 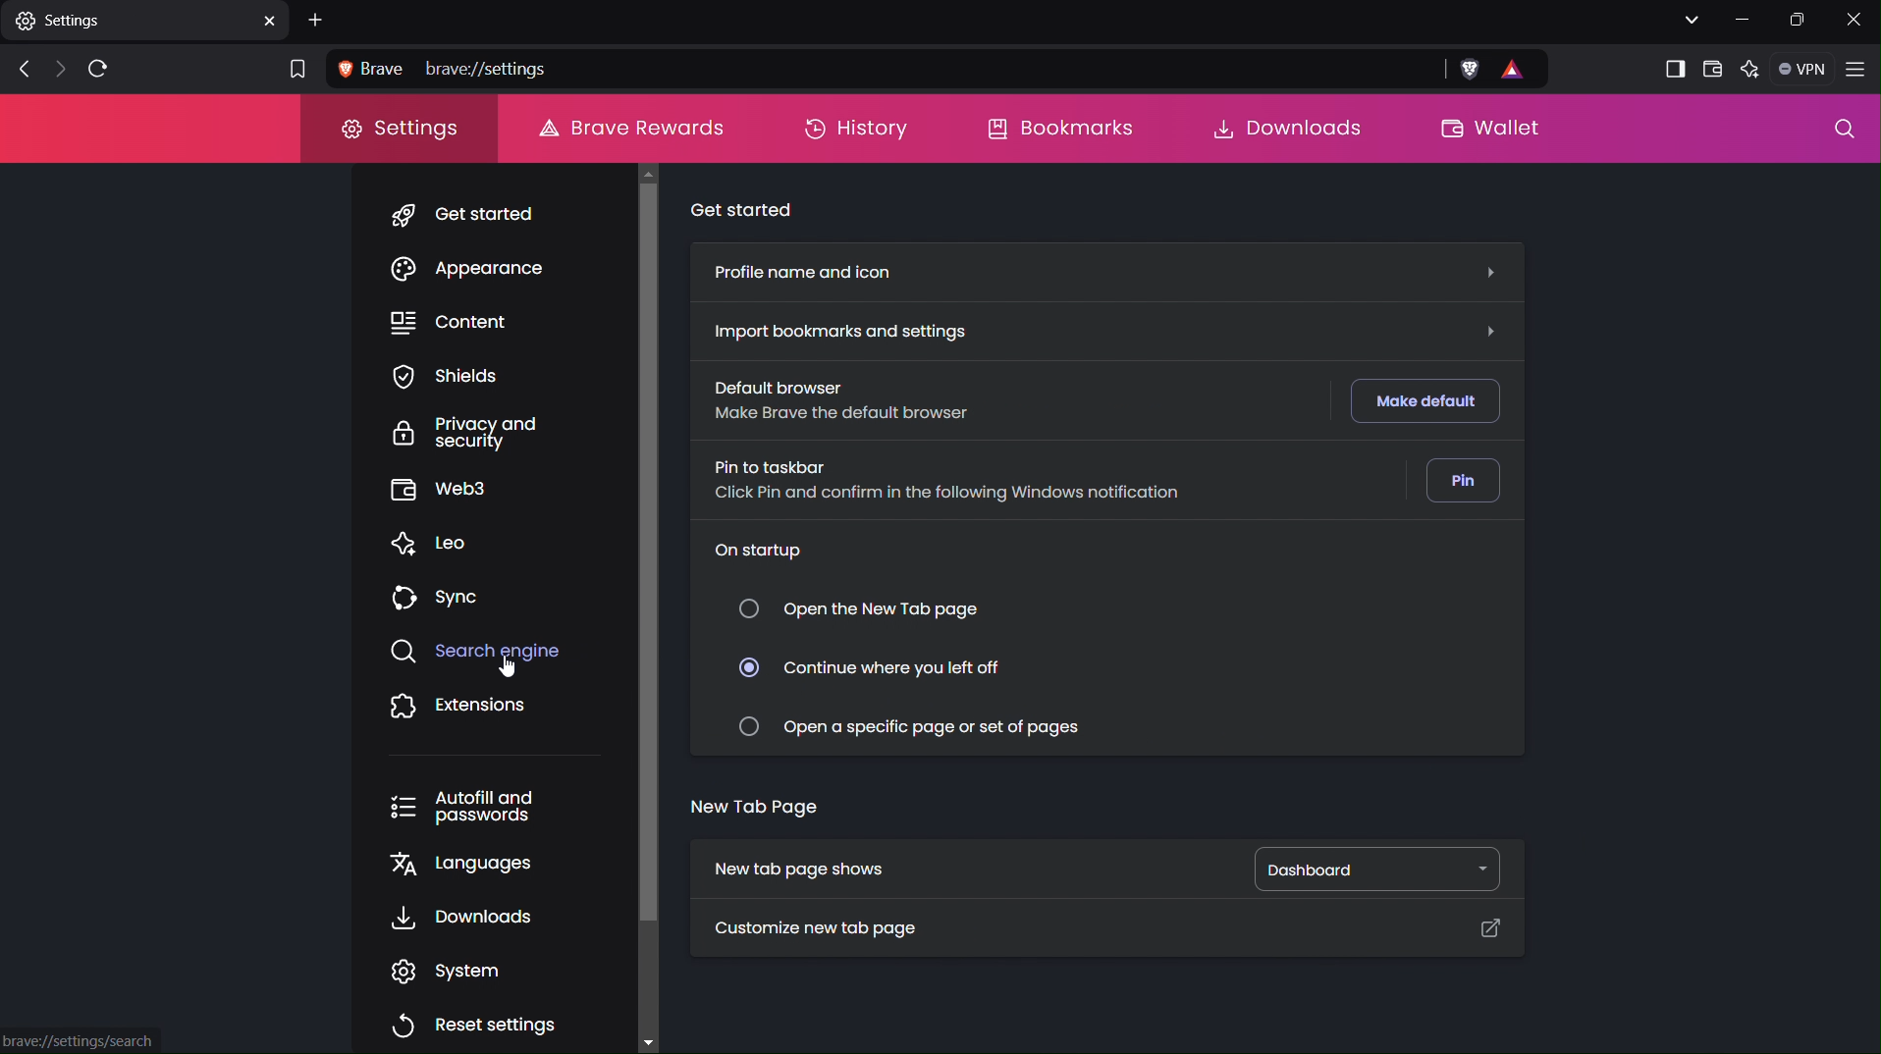 I want to click on On startup, so click(x=765, y=547).